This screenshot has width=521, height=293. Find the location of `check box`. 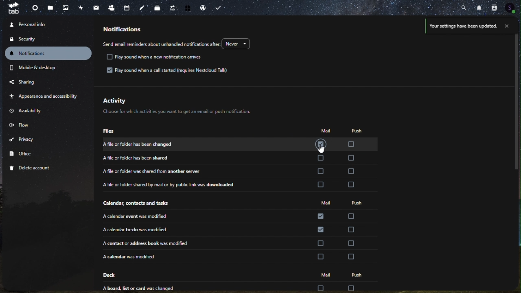

check box is located at coordinates (321, 243).